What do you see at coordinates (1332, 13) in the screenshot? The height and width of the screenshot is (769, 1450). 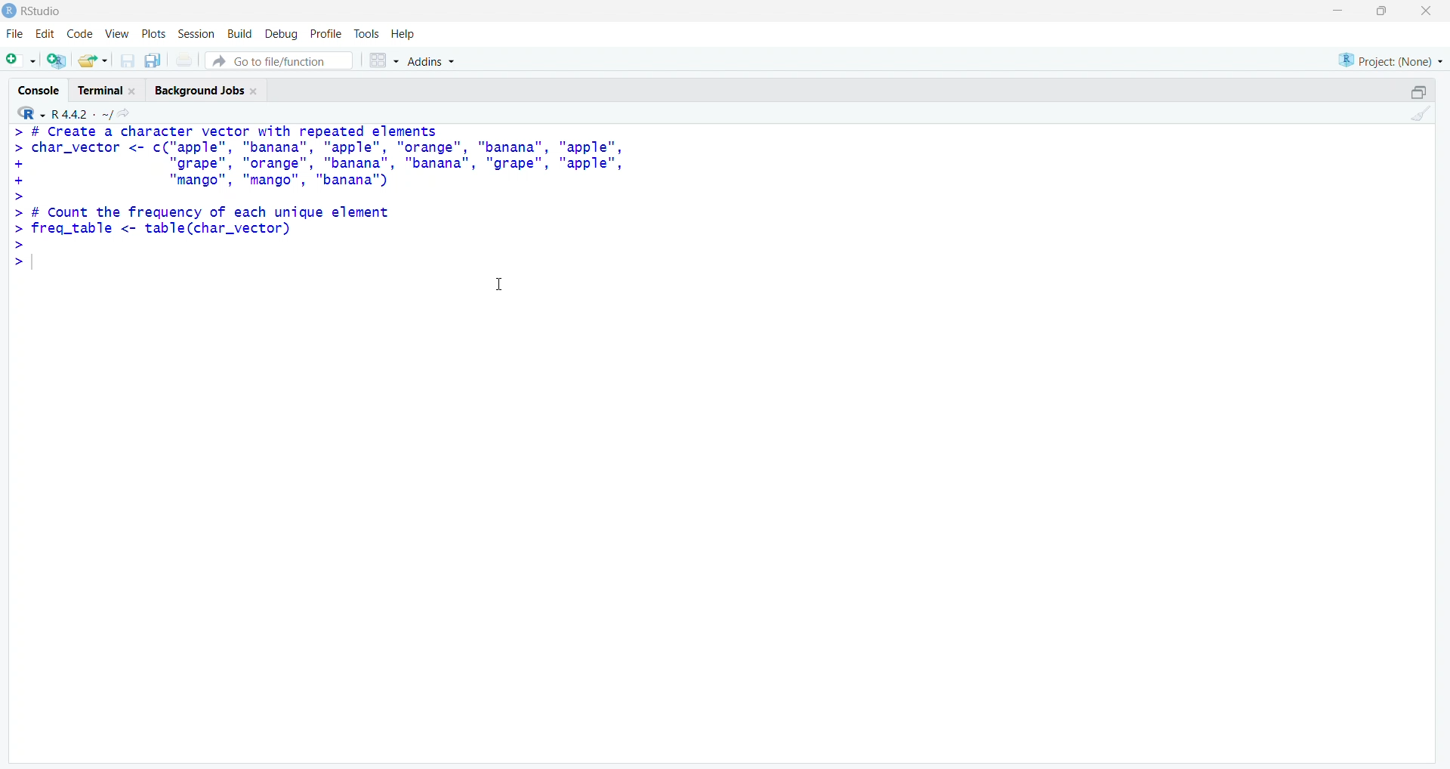 I see `Minimize` at bounding box center [1332, 13].